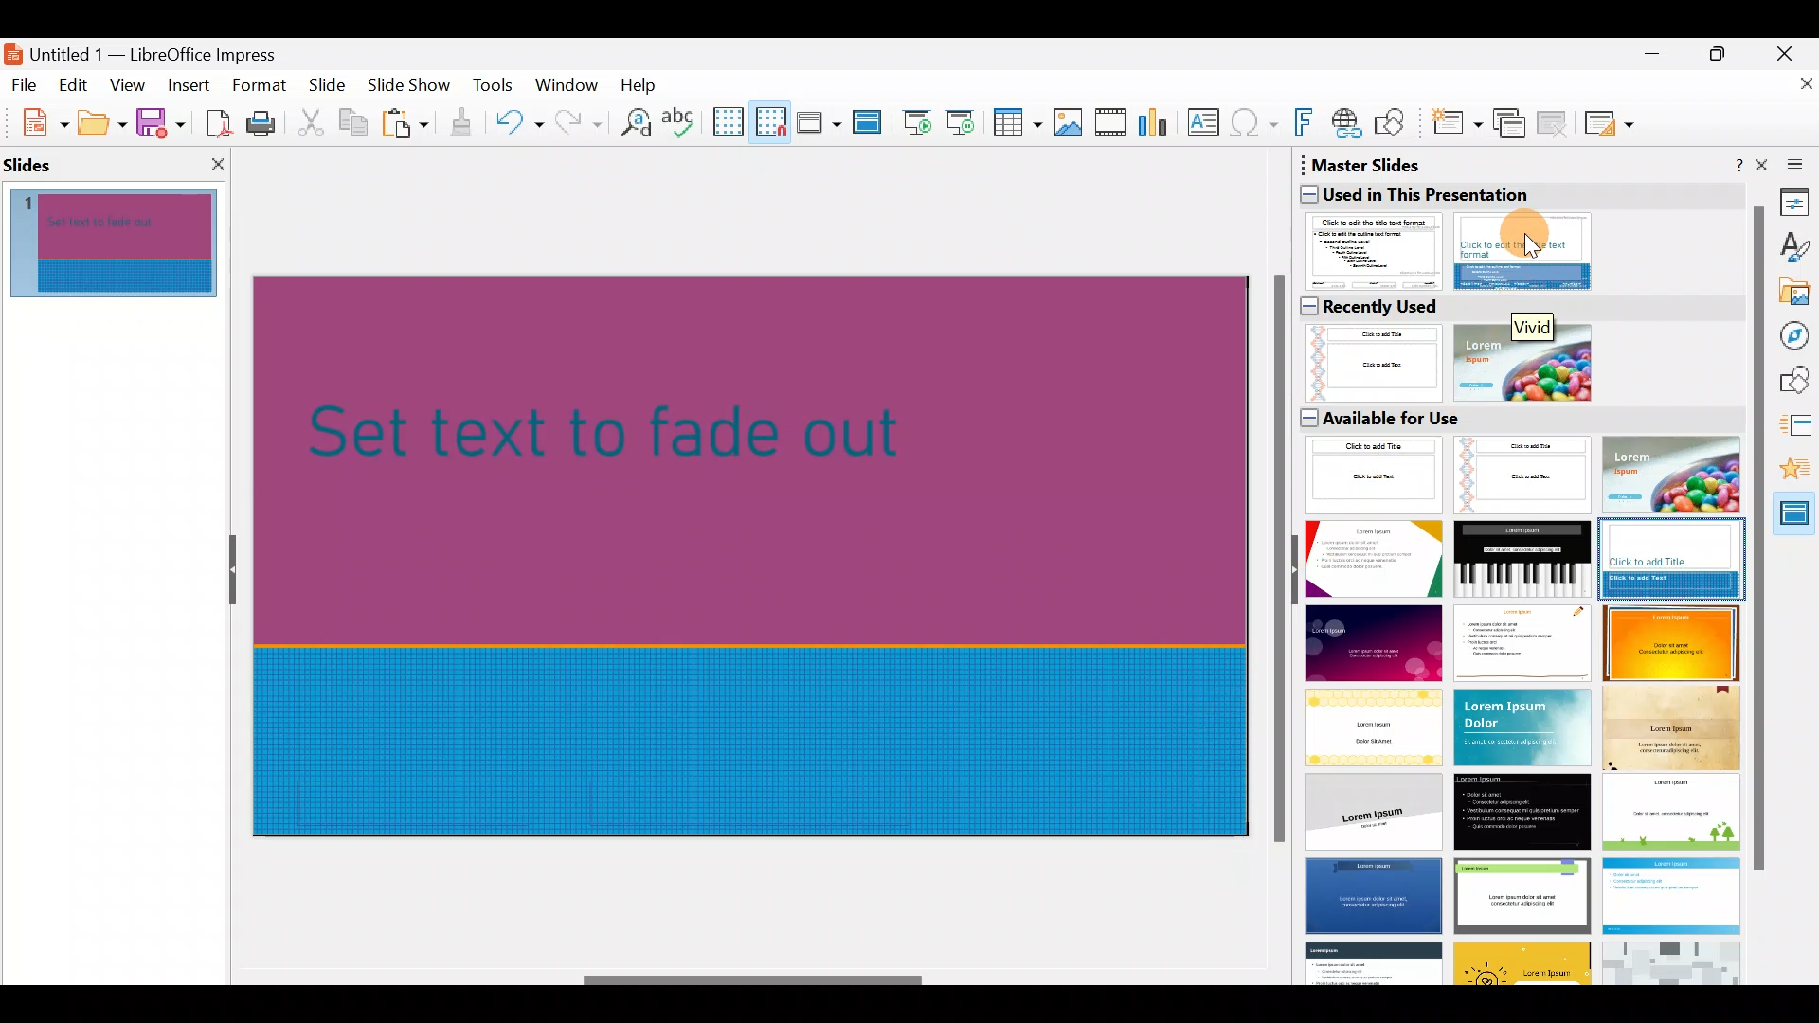 The image size is (1819, 1023). Describe the element at coordinates (1256, 125) in the screenshot. I see `Insert special characters` at that location.